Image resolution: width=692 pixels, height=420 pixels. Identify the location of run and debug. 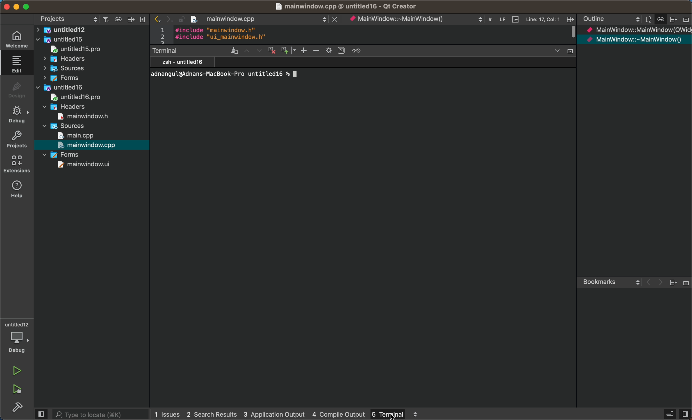
(19, 390).